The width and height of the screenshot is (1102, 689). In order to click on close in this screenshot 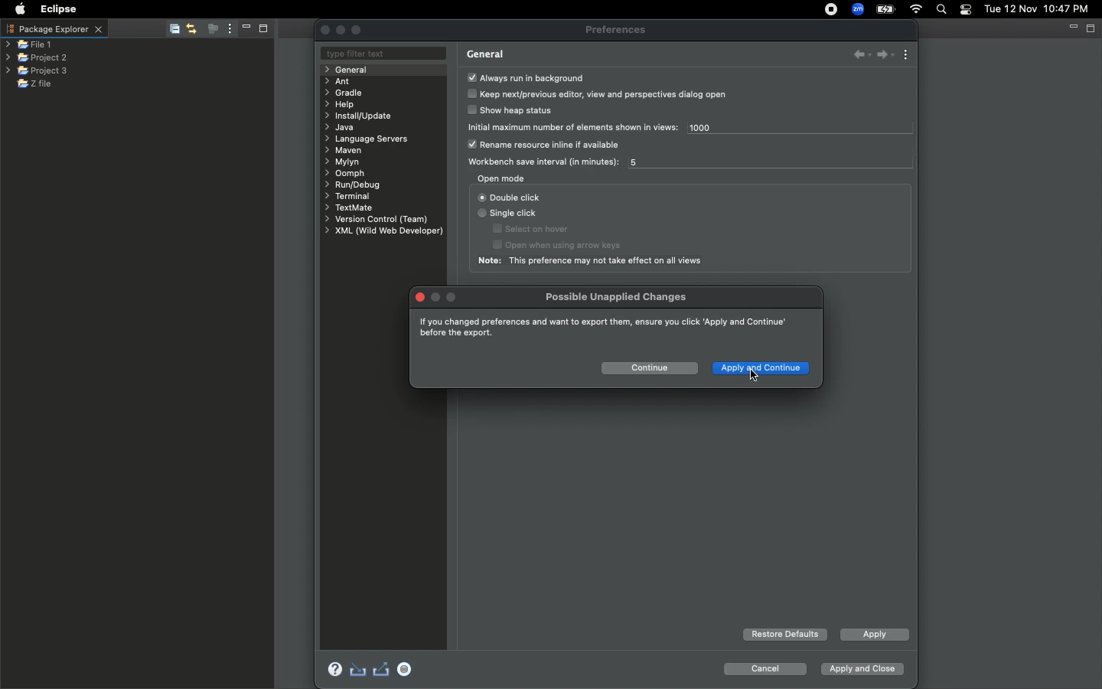, I will do `click(419, 297)`.